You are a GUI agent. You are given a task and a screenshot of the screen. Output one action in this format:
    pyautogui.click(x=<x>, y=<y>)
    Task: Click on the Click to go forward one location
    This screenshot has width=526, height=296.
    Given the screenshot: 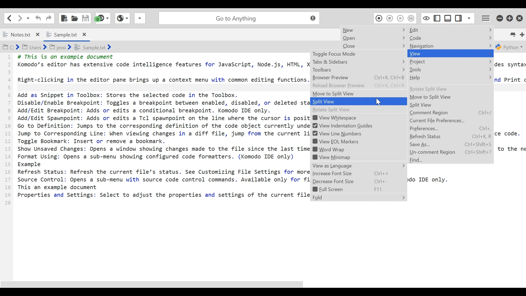 What is the action you would take?
    pyautogui.click(x=20, y=18)
    